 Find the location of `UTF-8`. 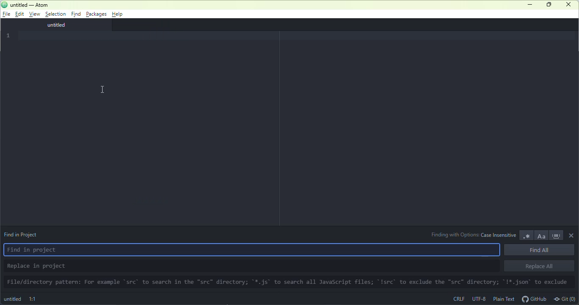

UTF-8 is located at coordinates (478, 298).